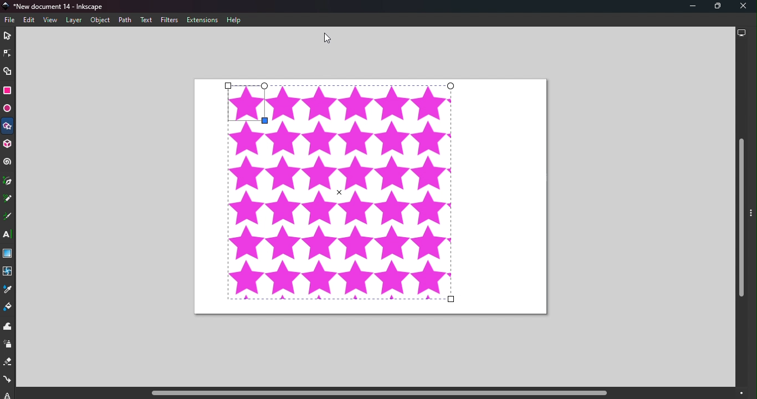 The width and height of the screenshot is (757, 399). I want to click on Edit, so click(29, 21).